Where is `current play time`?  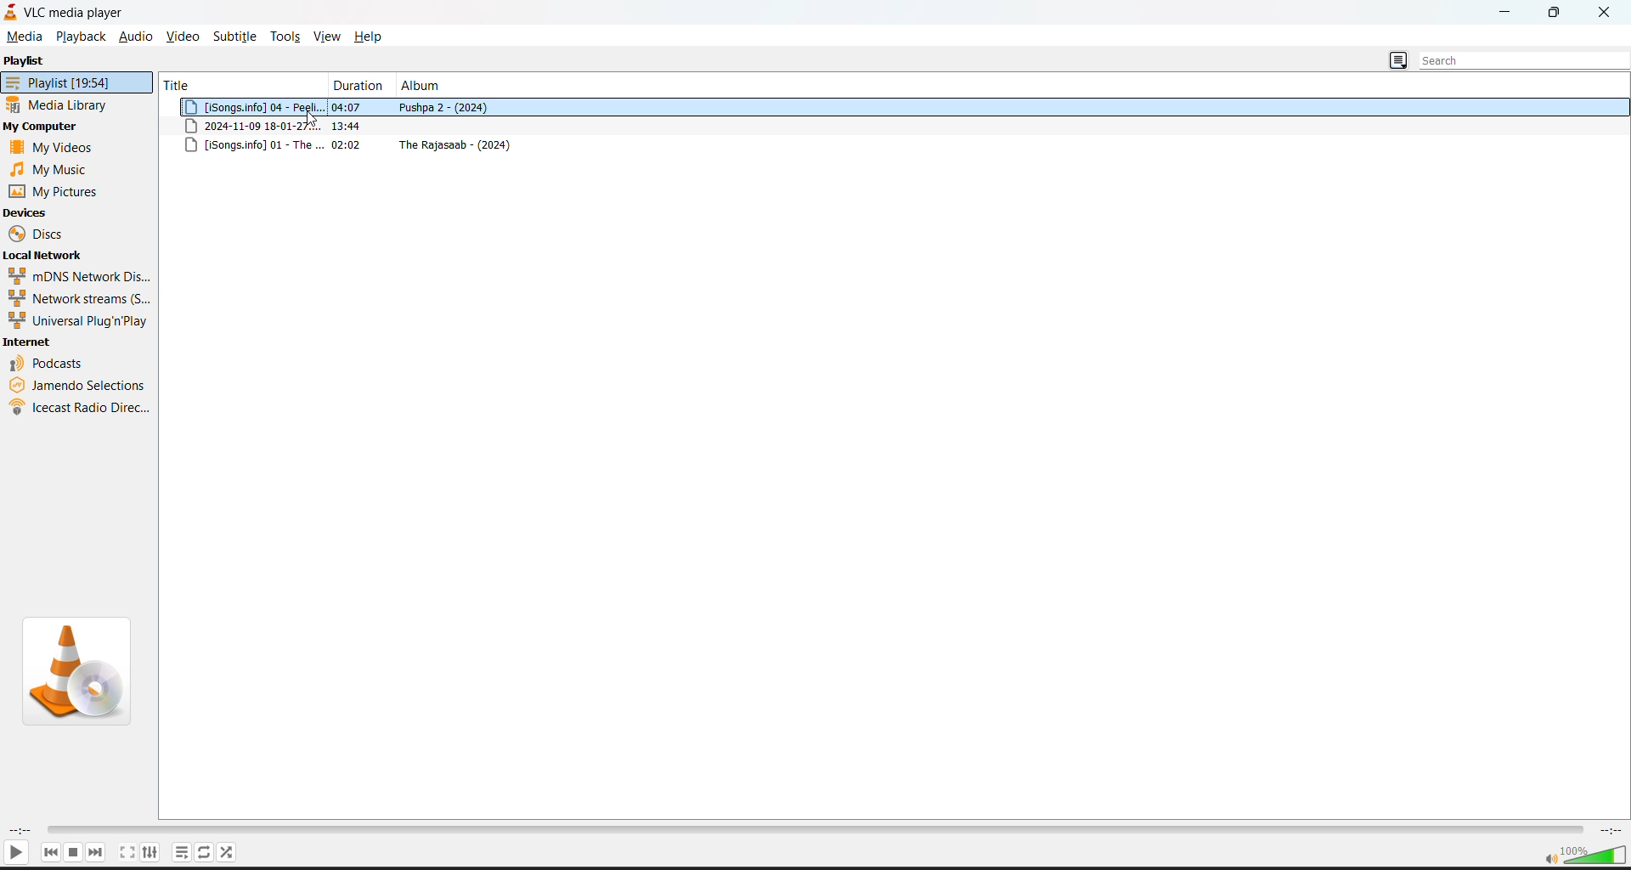
current play time is located at coordinates (21, 831).